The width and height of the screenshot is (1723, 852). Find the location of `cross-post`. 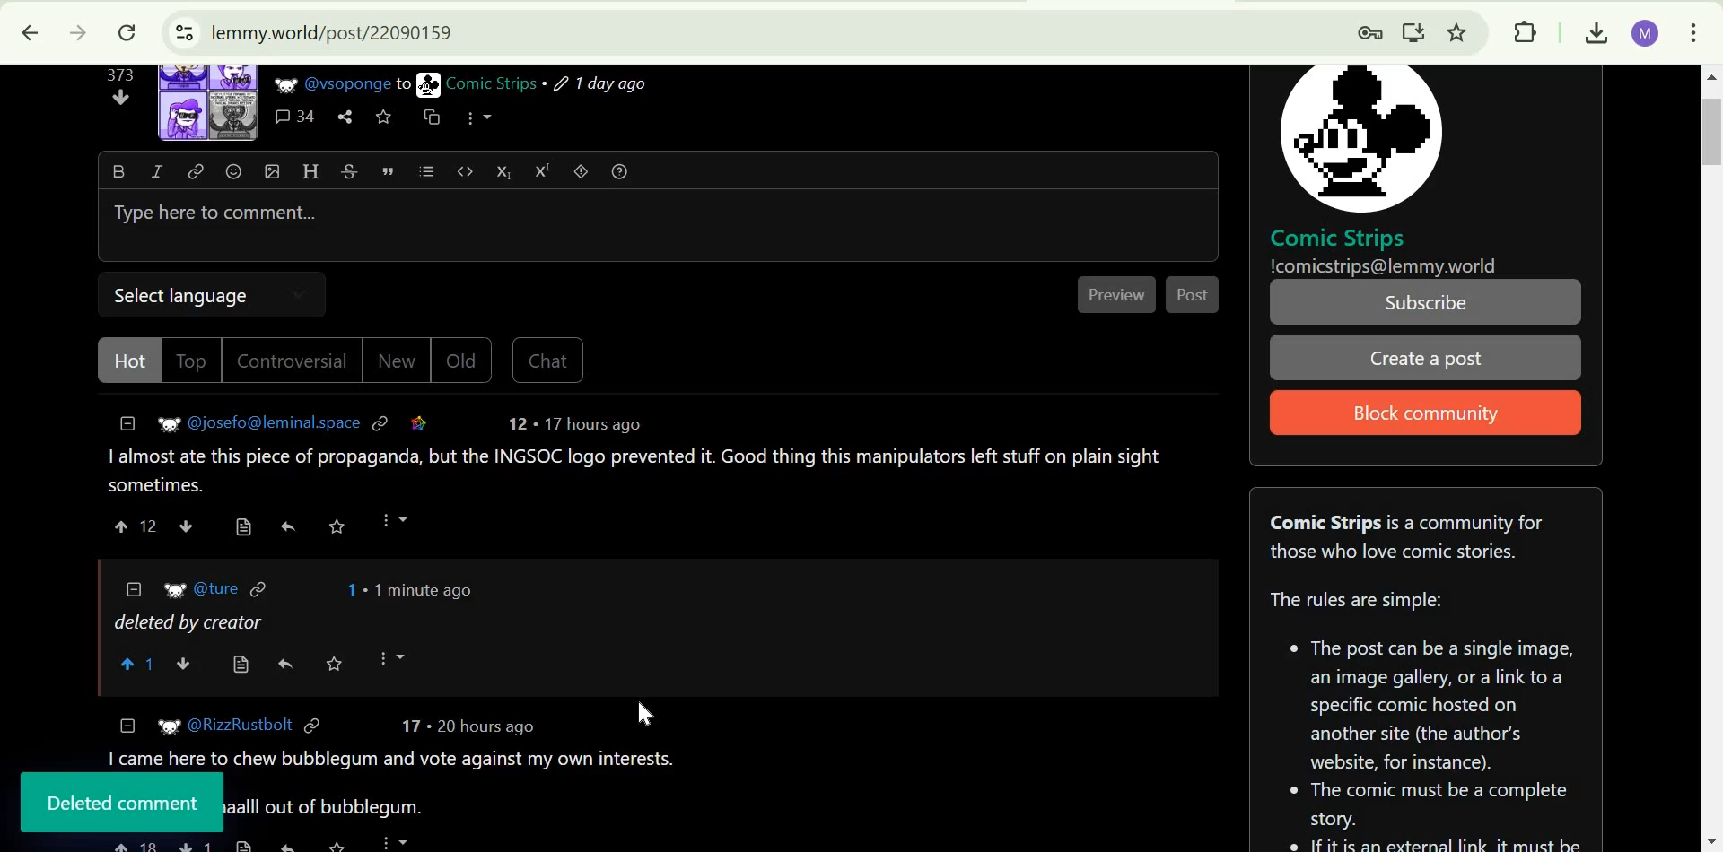

cross-post is located at coordinates (430, 116).